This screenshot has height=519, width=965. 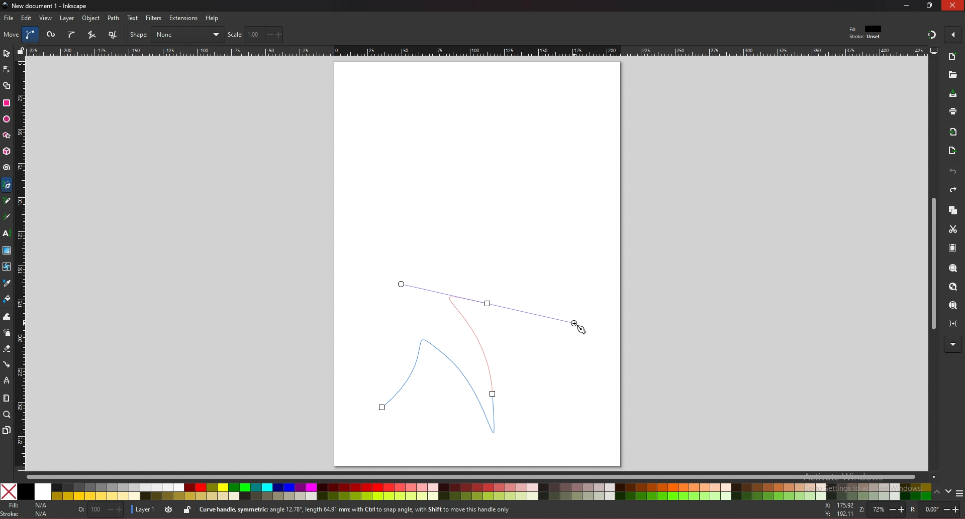 I want to click on display options, so click(x=933, y=50).